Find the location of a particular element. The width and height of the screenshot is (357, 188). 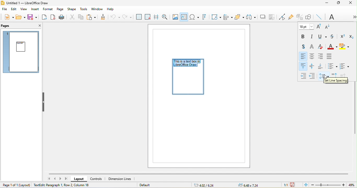

page 1 is located at coordinates (22, 53).